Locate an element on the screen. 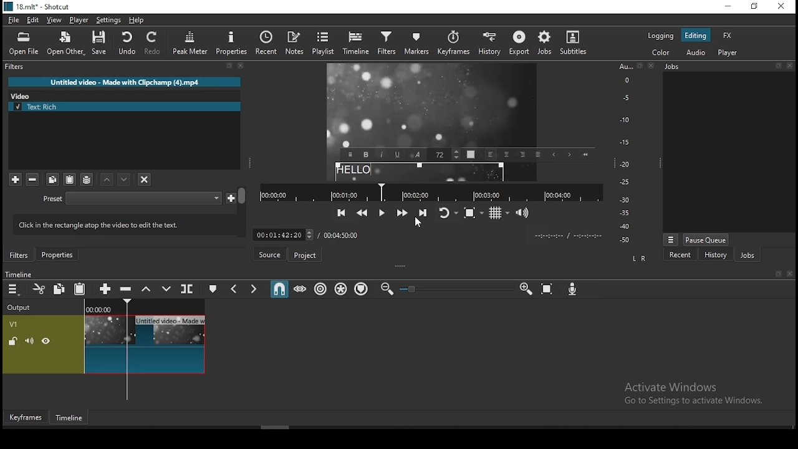  Frame Time is located at coordinates (283, 234).